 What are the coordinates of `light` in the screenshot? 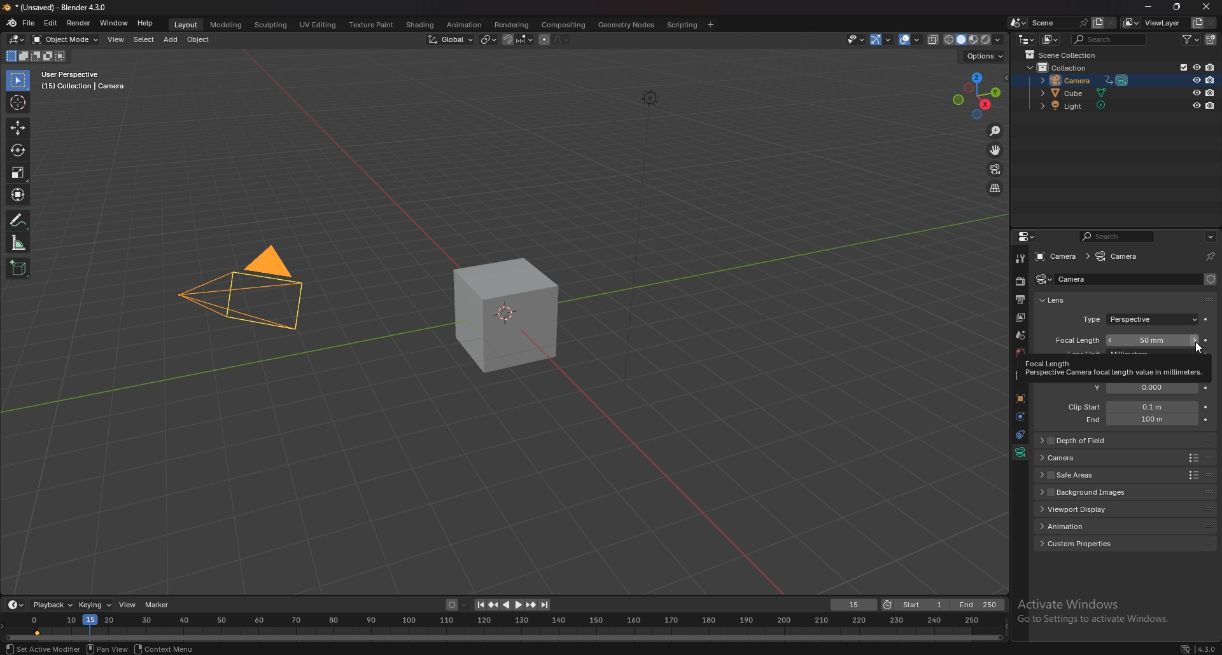 It's located at (1078, 107).